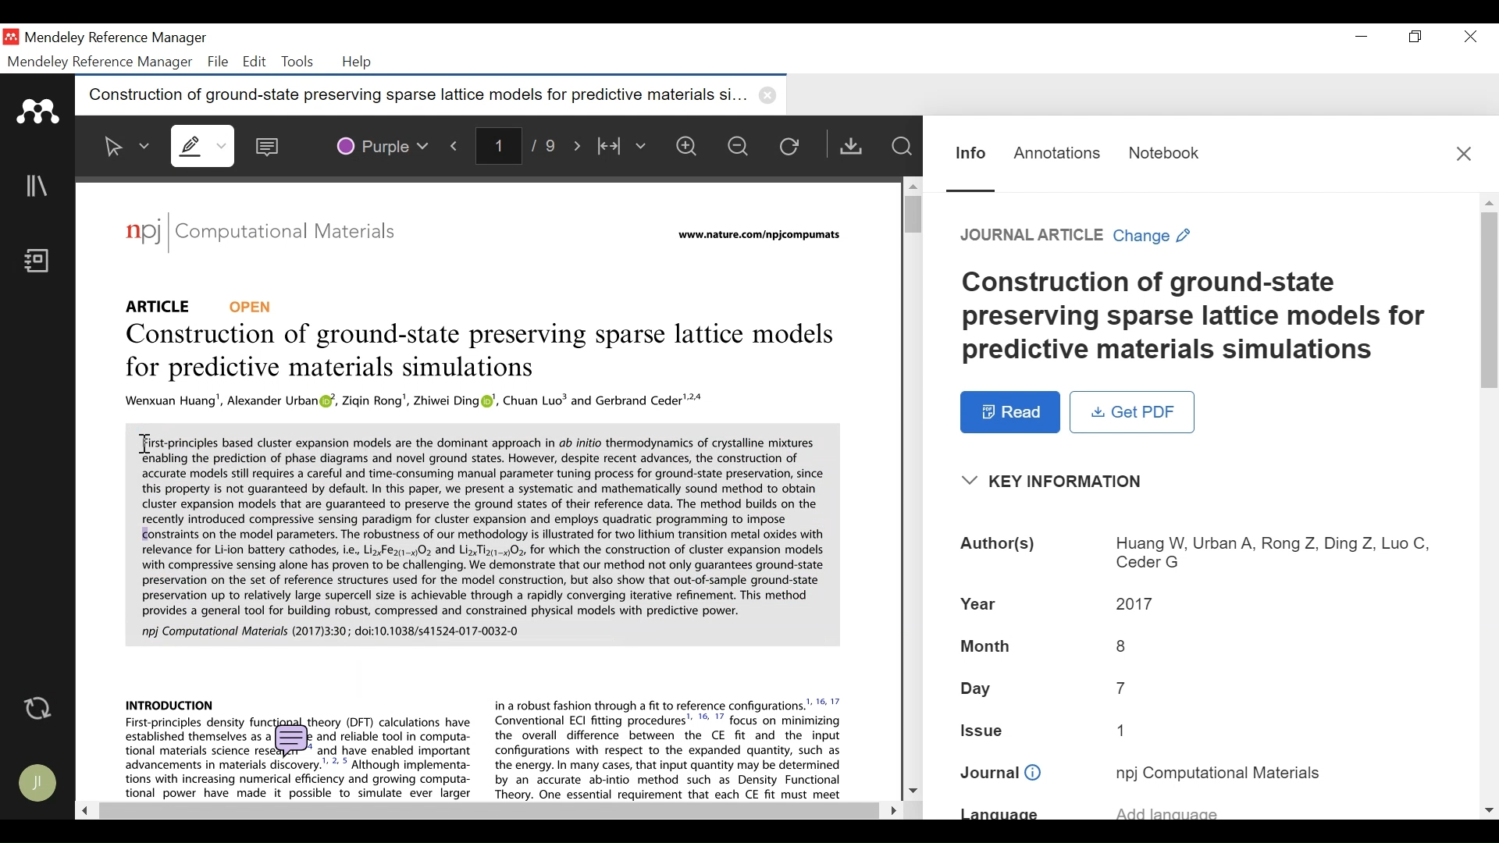 The width and height of the screenshot is (1499, 843). Describe the element at coordinates (1057, 153) in the screenshot. I see `Annotation` at that location.